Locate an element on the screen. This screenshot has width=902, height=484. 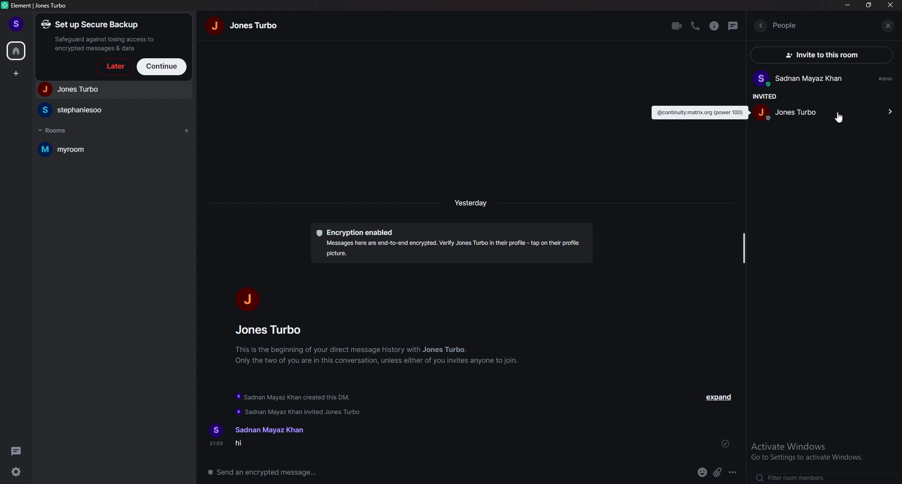
expand is located at coordinates (720, 397).